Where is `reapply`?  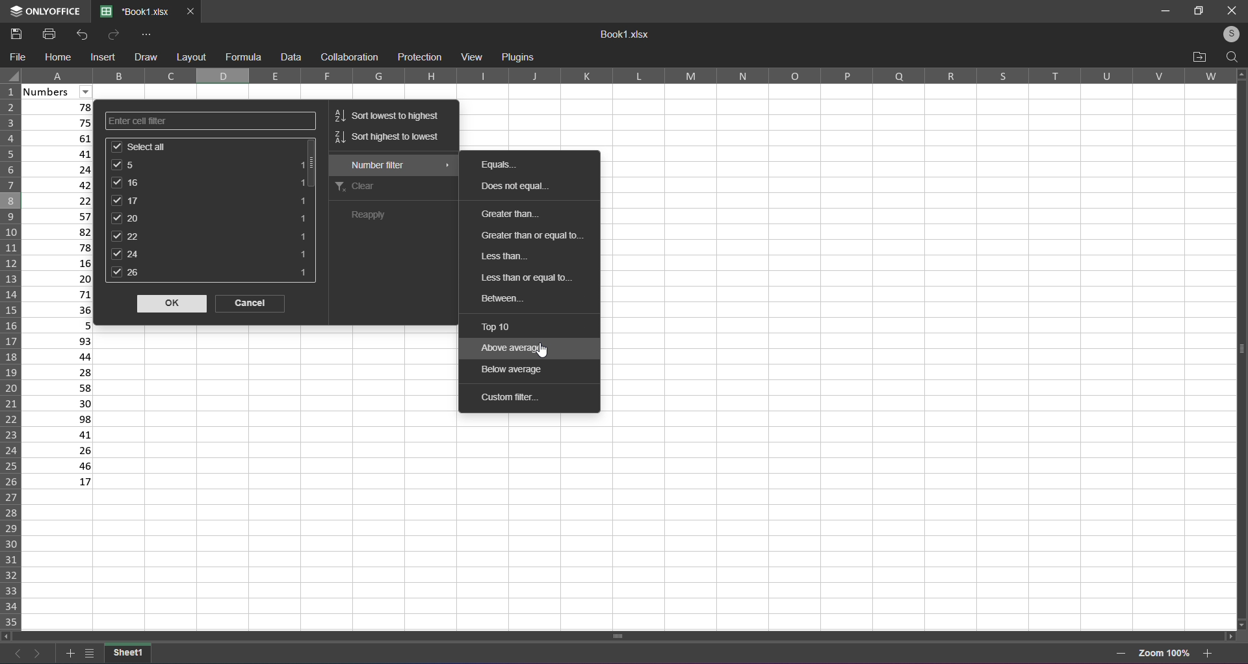 reapply is located at coordinates (380, 216).